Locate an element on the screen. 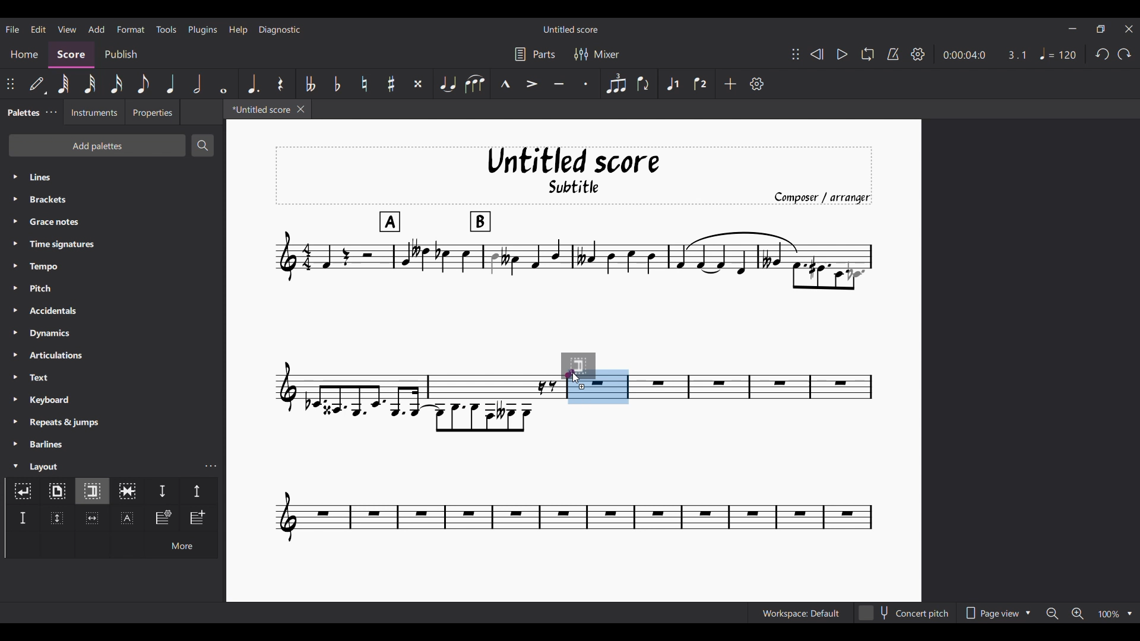  Tie is located at coordinates (447, 83).